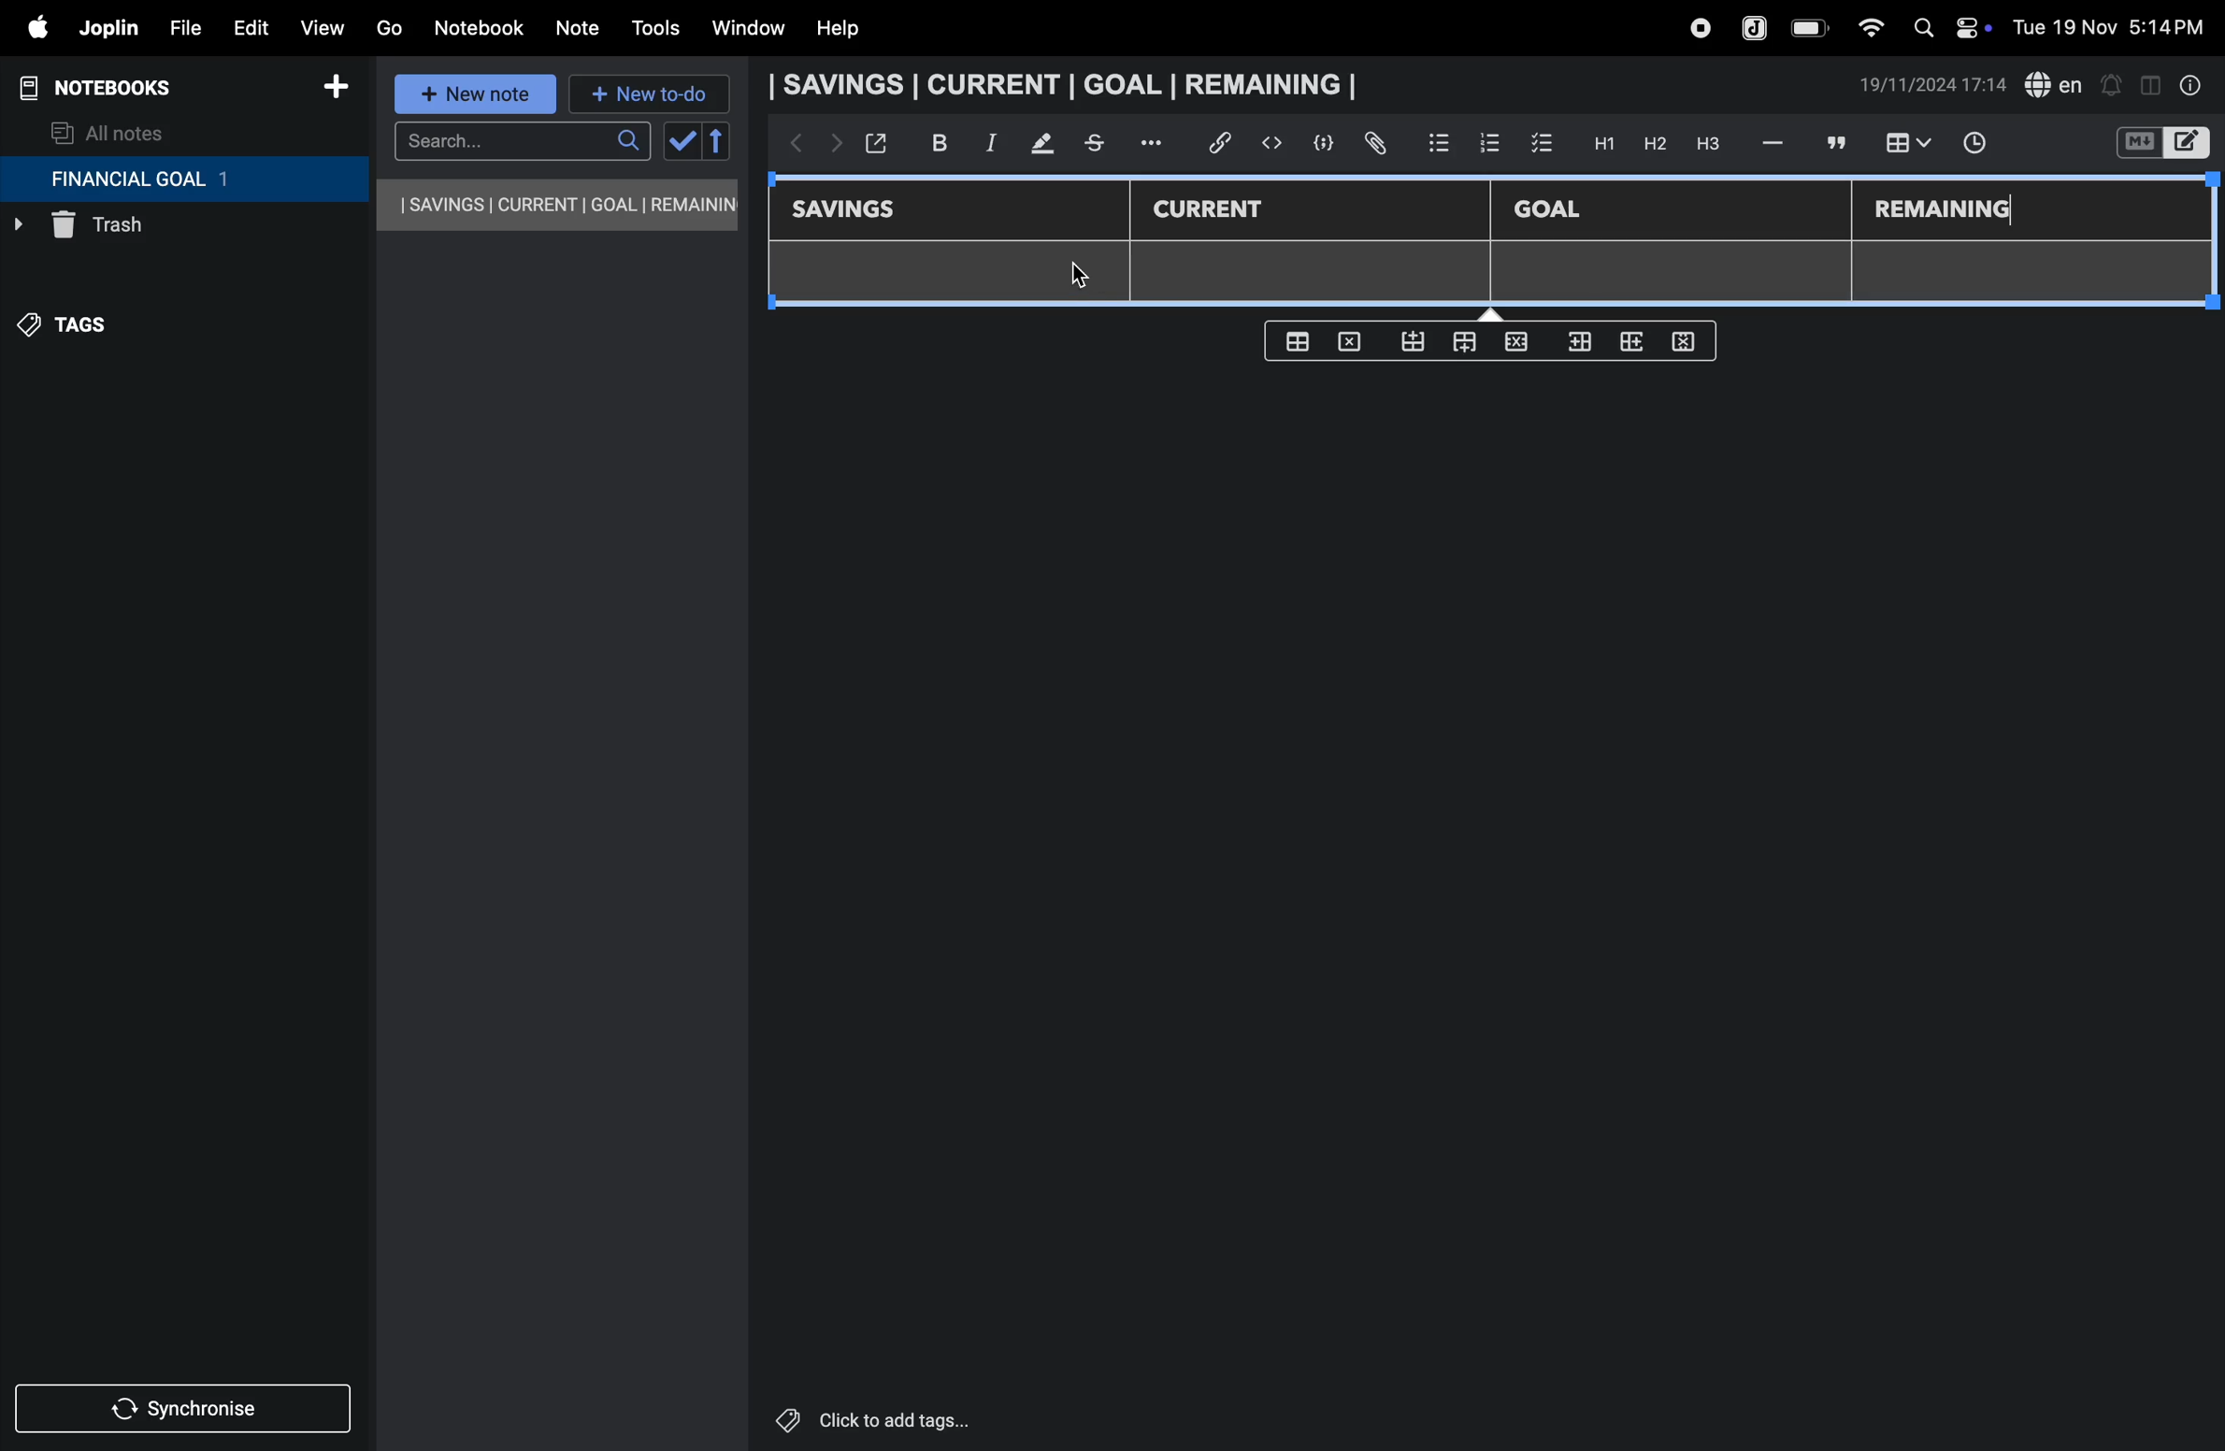 This screenshot has width=2225, height=1451. Describe the element at coordinates (2150, 83) in the screenshot. I see `toggle editor` at that location.